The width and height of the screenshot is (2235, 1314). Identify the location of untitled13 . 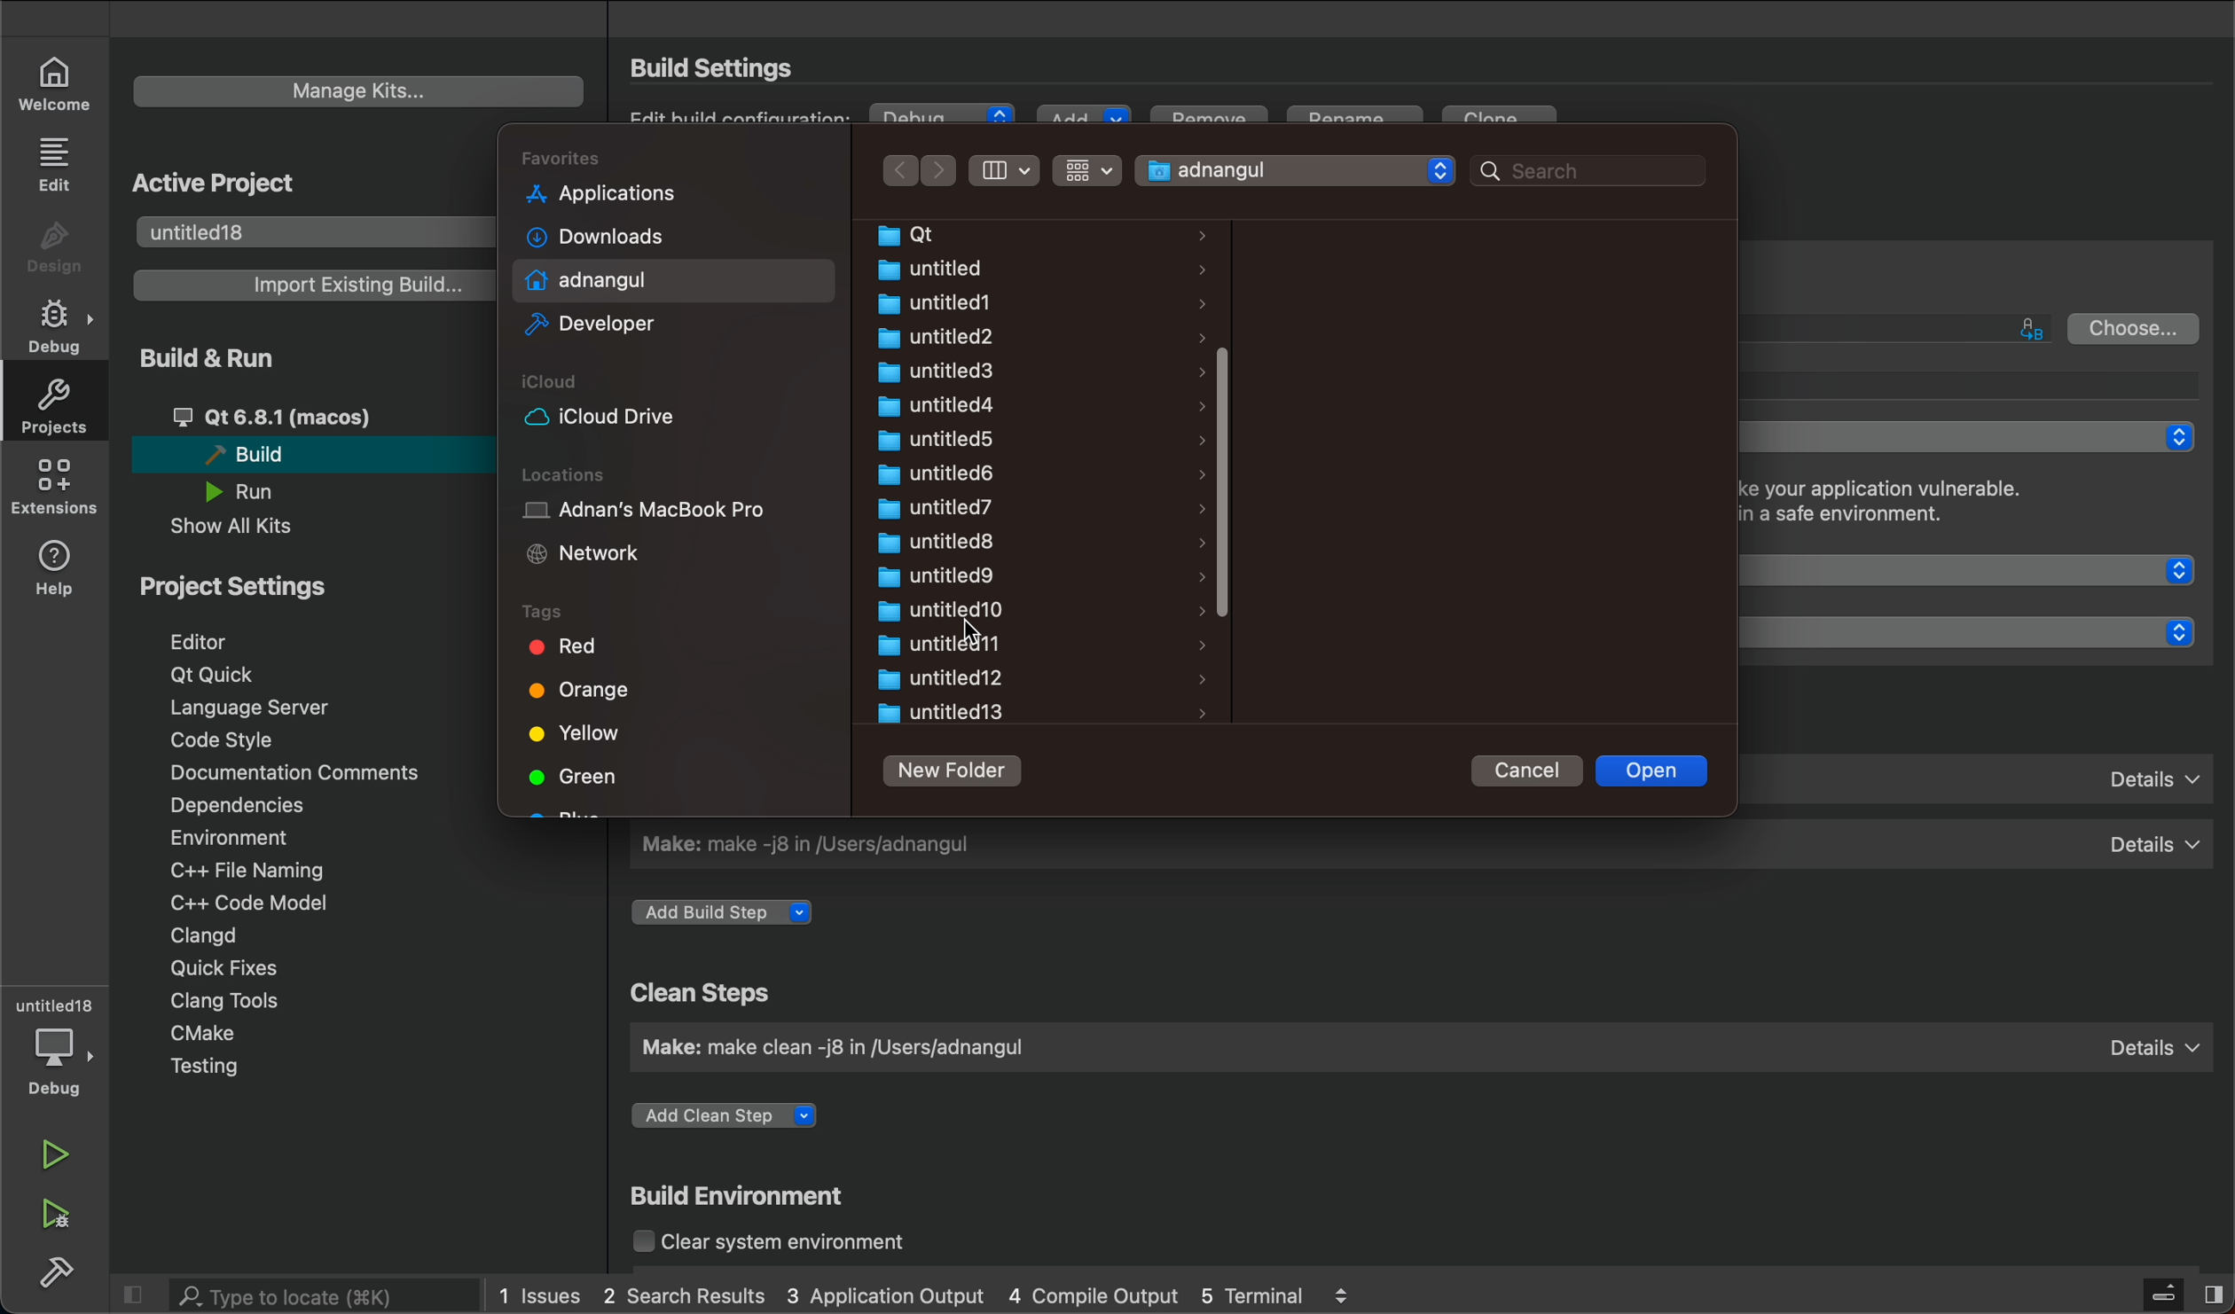
(1039, 715).